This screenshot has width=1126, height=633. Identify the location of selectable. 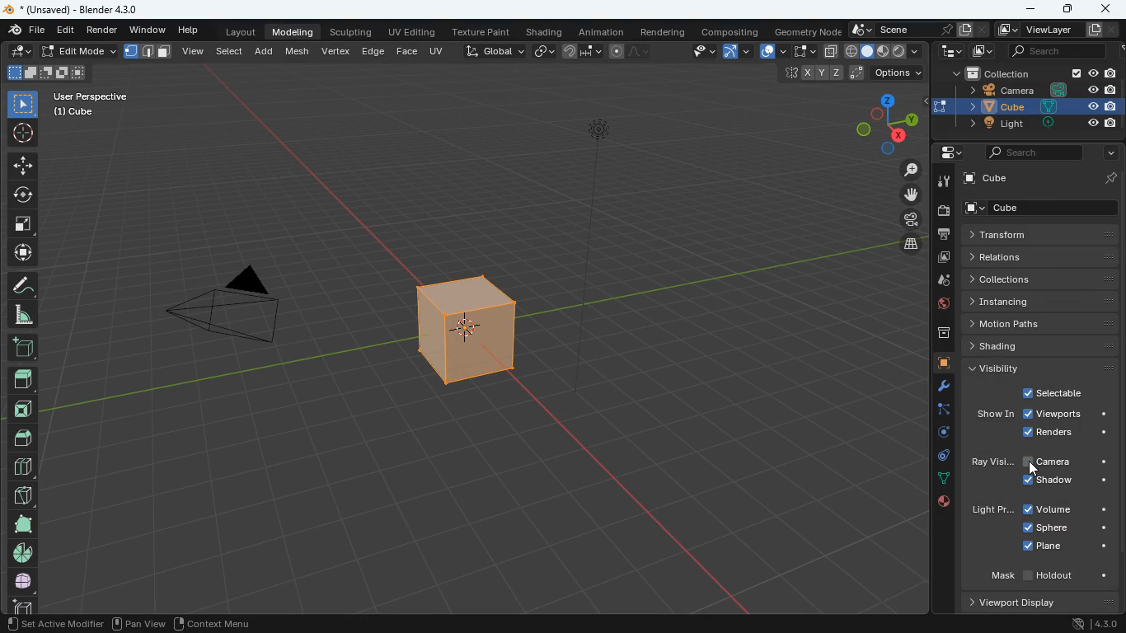
(1052, 392).